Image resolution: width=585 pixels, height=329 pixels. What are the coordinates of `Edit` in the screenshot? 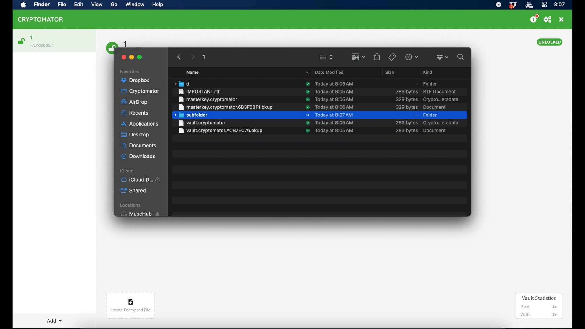 It's located at (79, 5).